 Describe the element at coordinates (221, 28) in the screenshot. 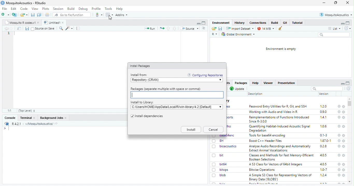

I see `save` at that location.